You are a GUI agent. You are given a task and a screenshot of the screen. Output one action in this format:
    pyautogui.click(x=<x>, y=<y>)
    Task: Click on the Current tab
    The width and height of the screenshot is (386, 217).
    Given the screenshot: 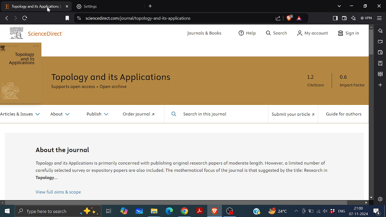 What is the action you would take?
    pyautogui.click(x=31, y=7)
    